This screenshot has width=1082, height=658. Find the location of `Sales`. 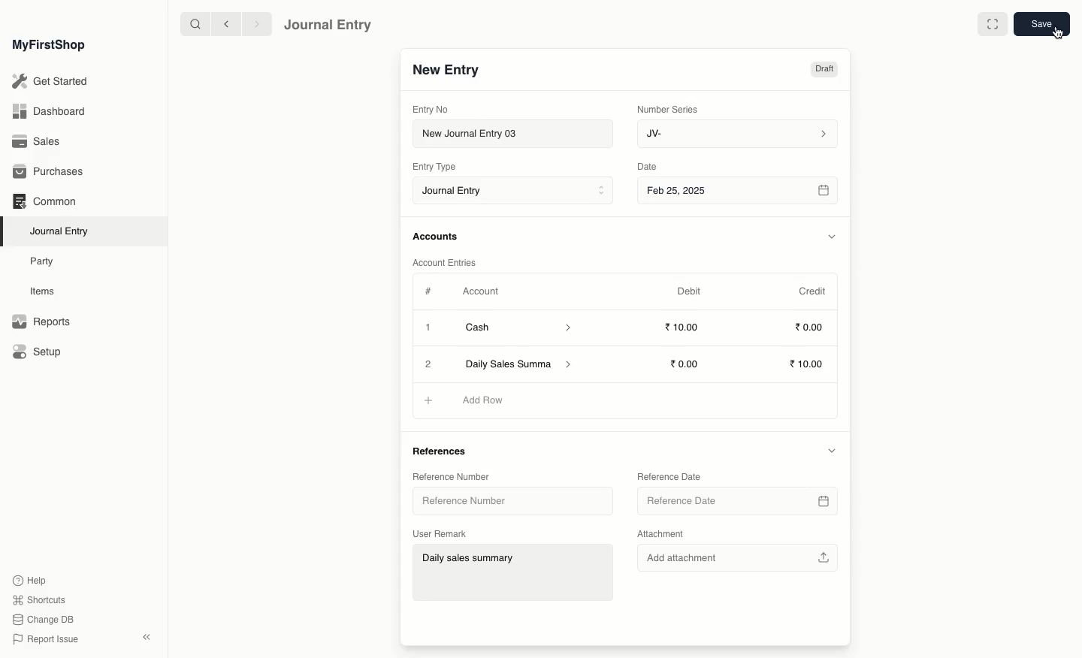

Sales is located at coordinates (37, 143).